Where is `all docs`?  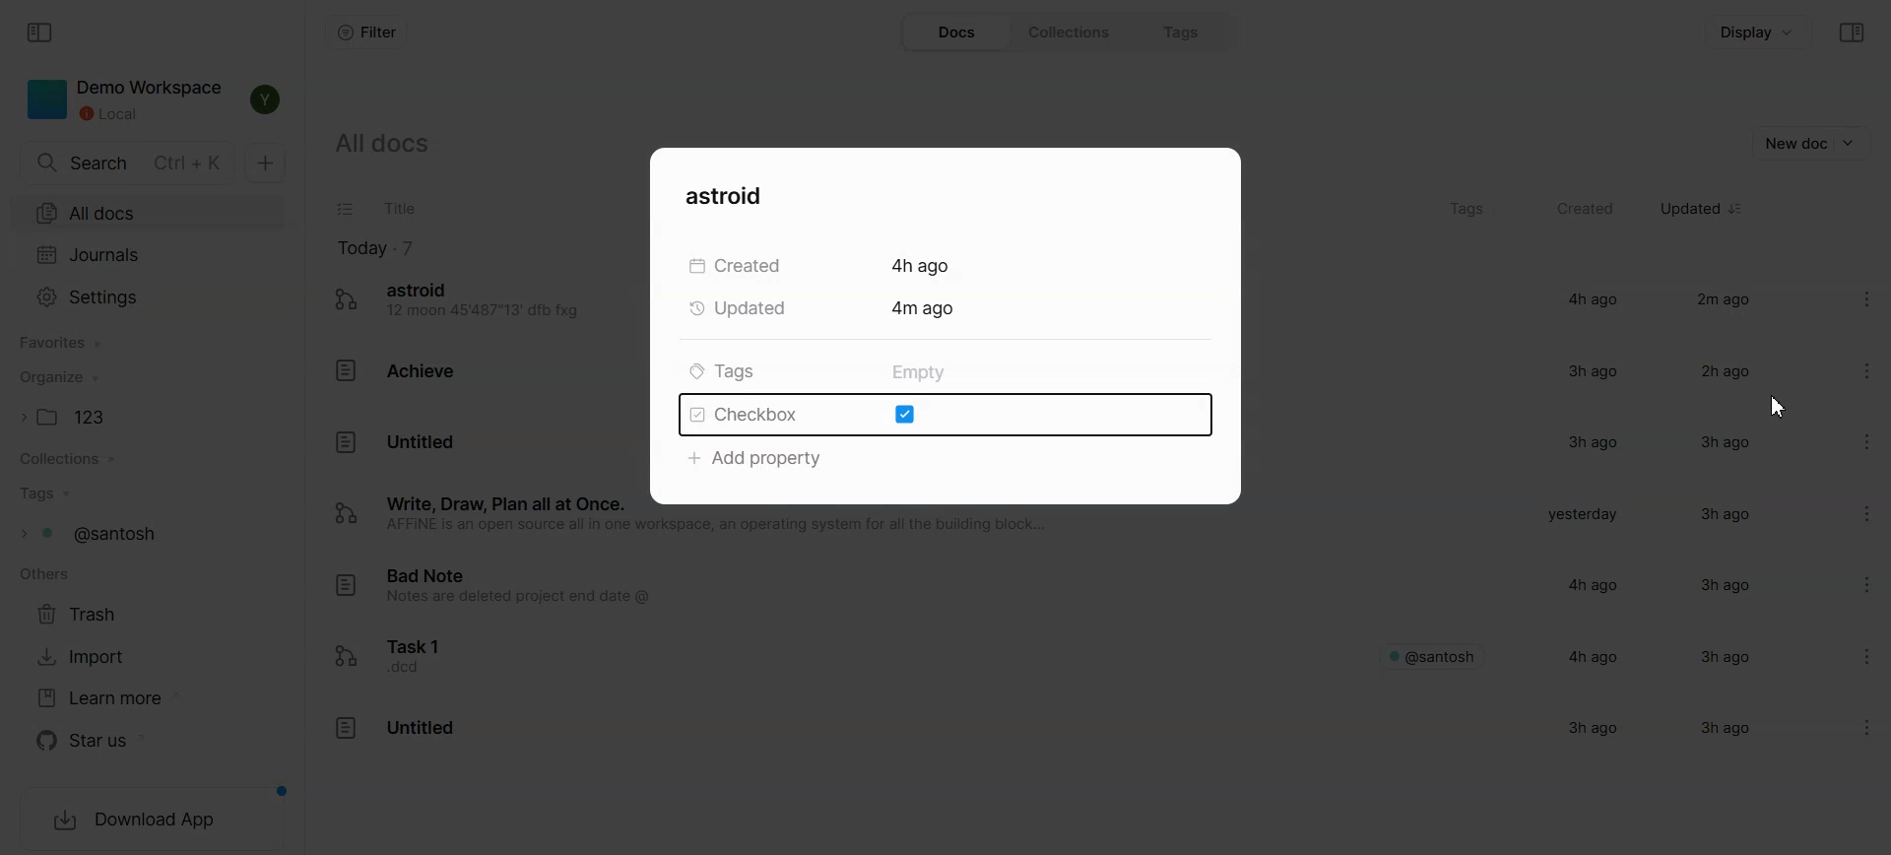
all docs is located at coordinates (402, 149).